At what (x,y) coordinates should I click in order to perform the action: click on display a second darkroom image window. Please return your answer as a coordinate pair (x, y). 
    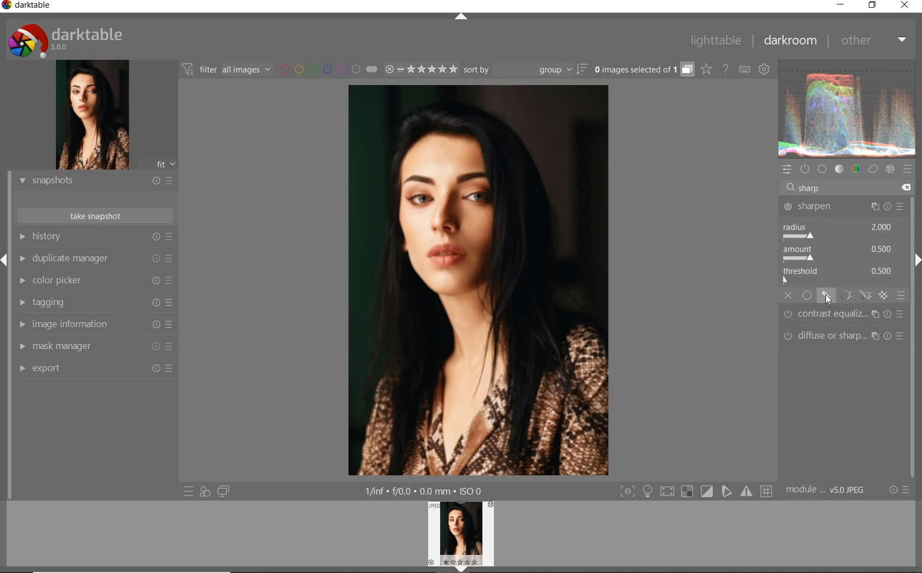
    Looking at the image, I should click on (224, 491).